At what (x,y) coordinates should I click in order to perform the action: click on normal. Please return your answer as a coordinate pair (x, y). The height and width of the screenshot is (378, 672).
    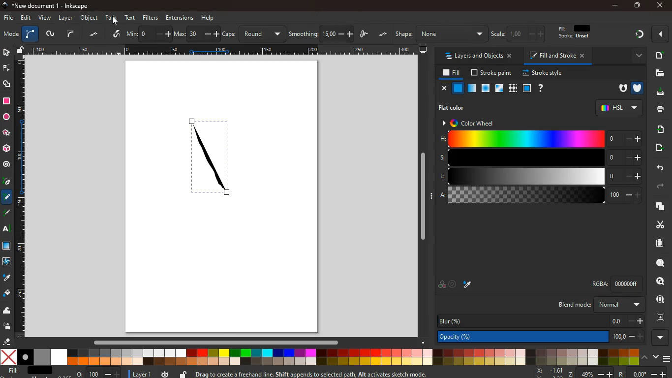
    Looking at the image, I should click on (458, 88).